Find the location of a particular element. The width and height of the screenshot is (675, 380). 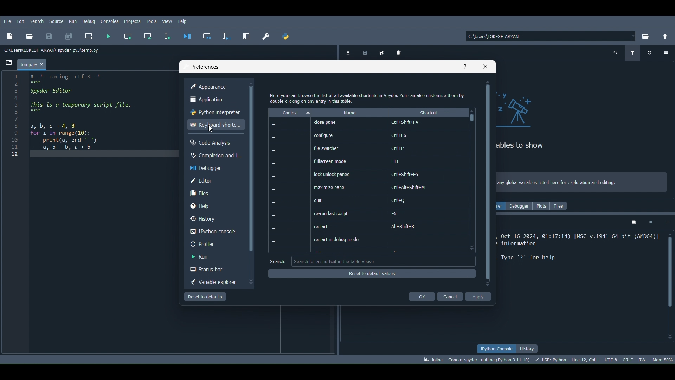

Encoding is located at coordinates (610, 359).